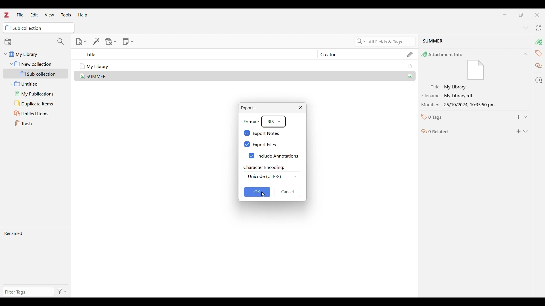 This screenshot has width=545, height=306. Describe the element at coordinates (273, 122) in the screenshot. I see `RIS format ` at that location.